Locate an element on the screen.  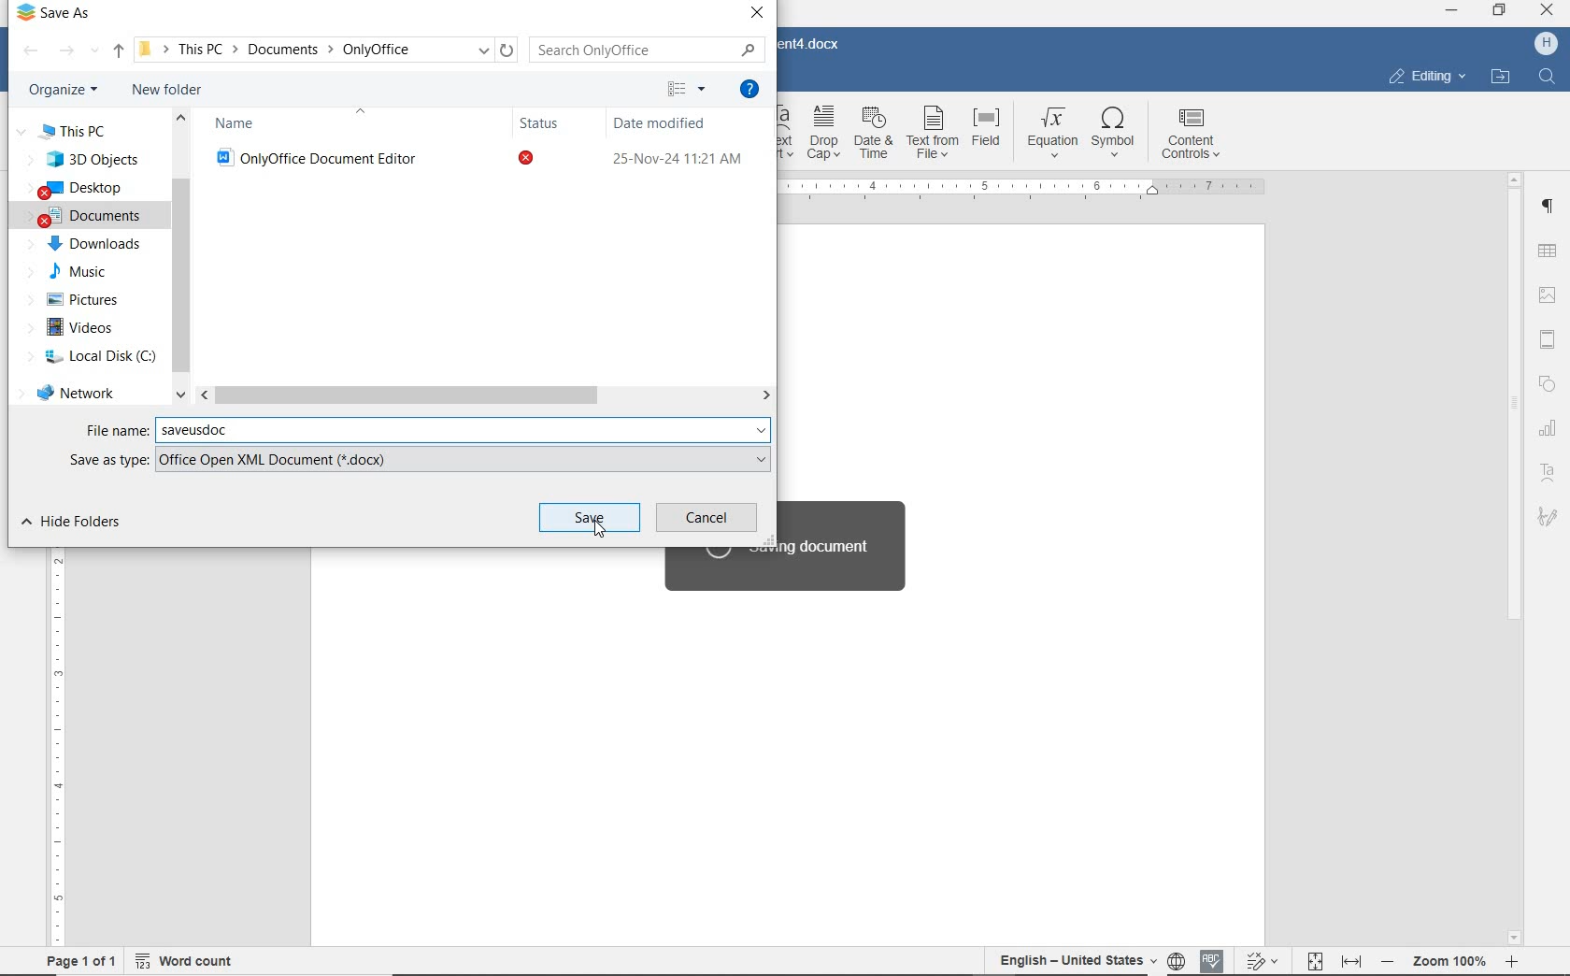
MUSIC is located at coordinates (68, 271).